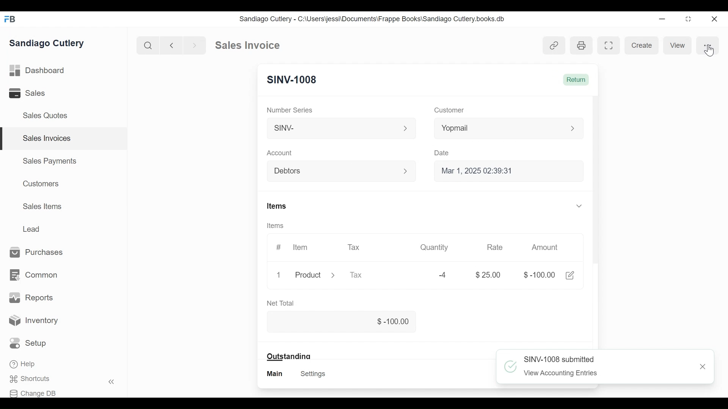 This screenshot has height=409, width=728. I want to click on Inventory, so click(33, 319).